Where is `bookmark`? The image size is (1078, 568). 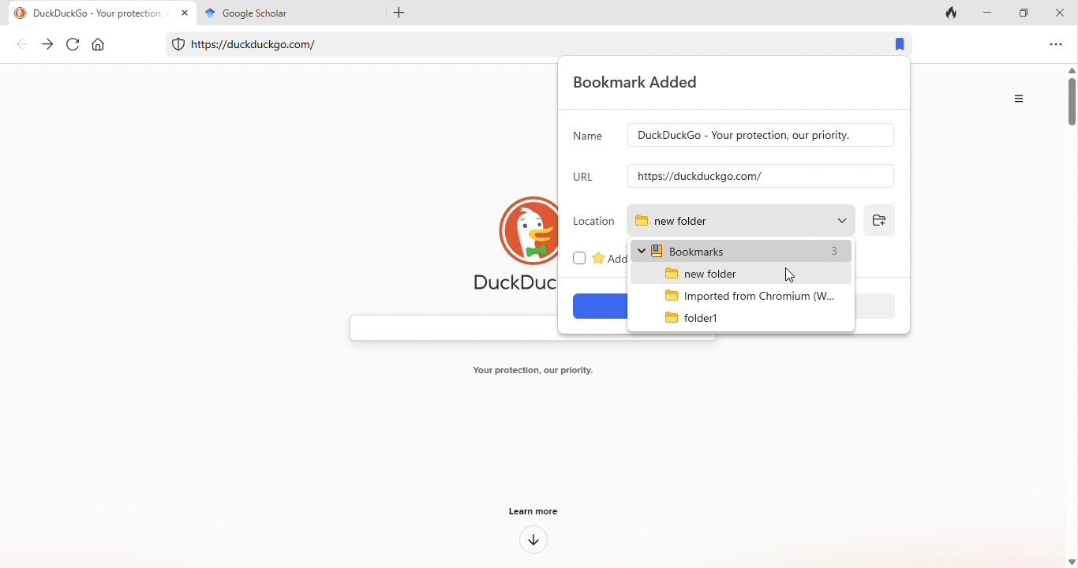
bookmark is located at coordinates (895, 45).